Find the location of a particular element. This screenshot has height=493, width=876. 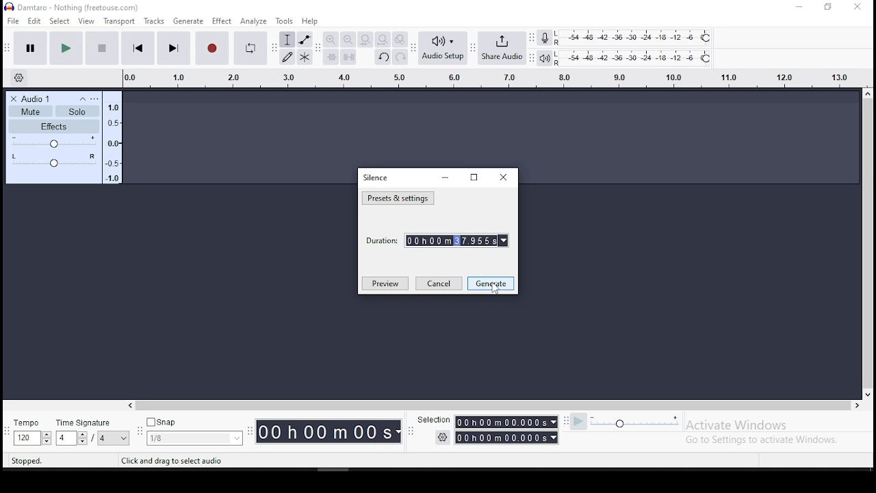

playback speed is located at coordinates (633, 424).